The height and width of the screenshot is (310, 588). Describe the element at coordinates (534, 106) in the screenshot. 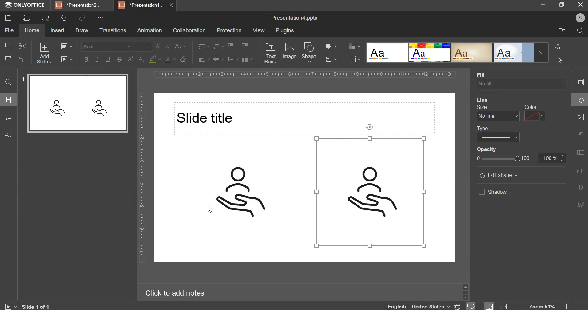

I see `color` at that location.